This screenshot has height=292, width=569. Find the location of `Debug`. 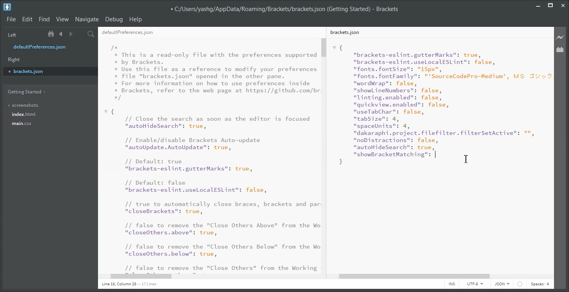

Debug is located at coordinates (114, 20).